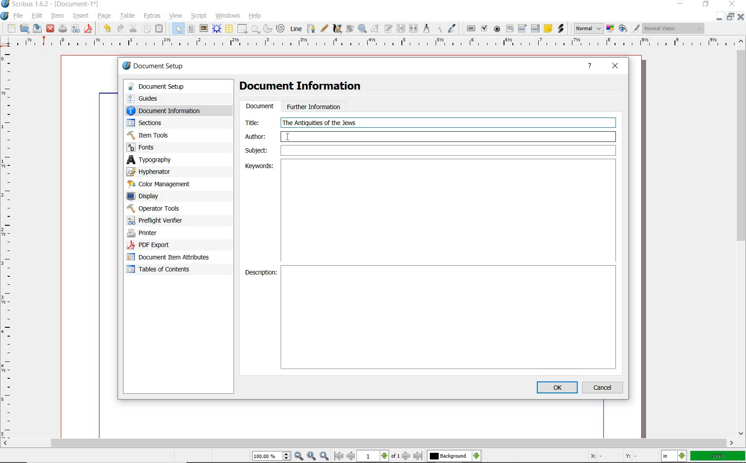 This screenshot has height=463, width=746. I want to click on text frame, so click(191, 29).